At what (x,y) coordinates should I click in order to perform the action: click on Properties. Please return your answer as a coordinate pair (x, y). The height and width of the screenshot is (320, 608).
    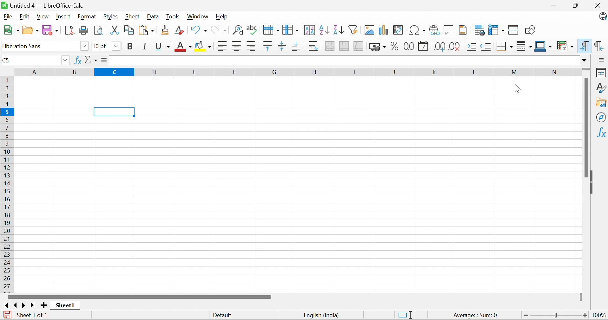
    Looking at the image, I should click on (602, 72).